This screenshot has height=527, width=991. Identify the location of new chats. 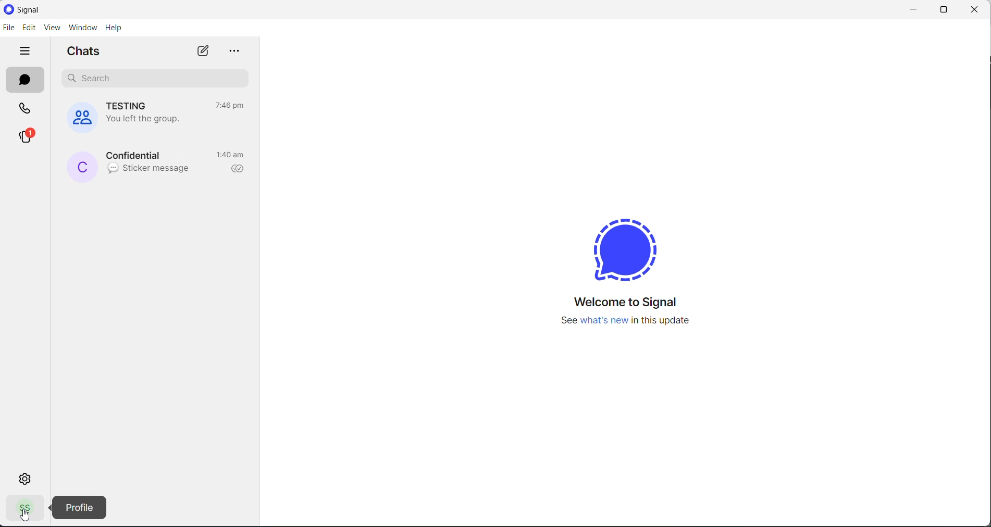
(202, 52).